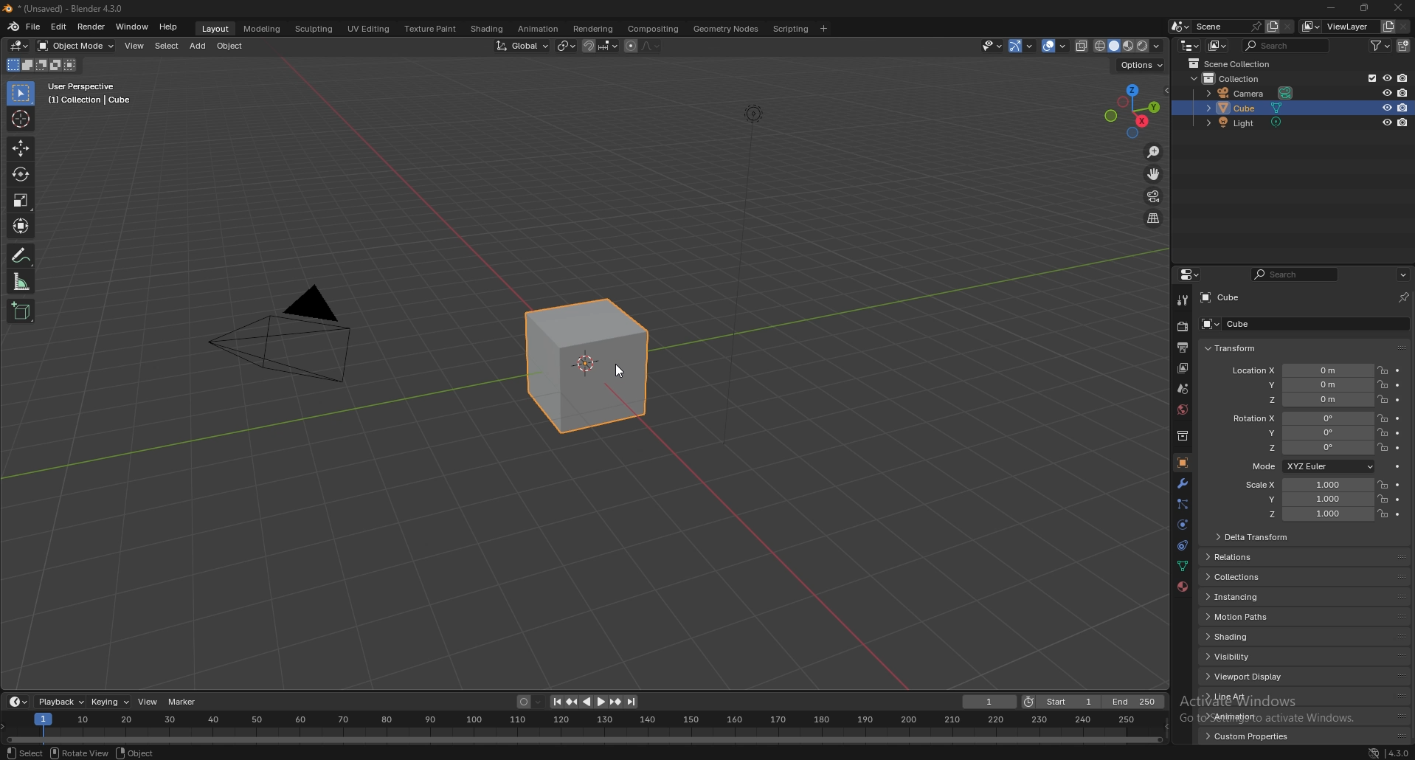 Image resolution: width=1415 pixels, height=760 pixels. Describe the element at coordinates (1155, 153) in the screenshot. I see `zoom` at that location.